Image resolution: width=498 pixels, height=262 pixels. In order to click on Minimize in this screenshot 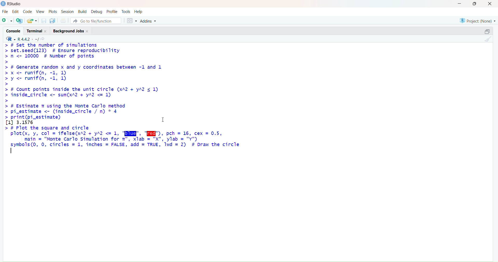, I will do `click(459, 4)`.